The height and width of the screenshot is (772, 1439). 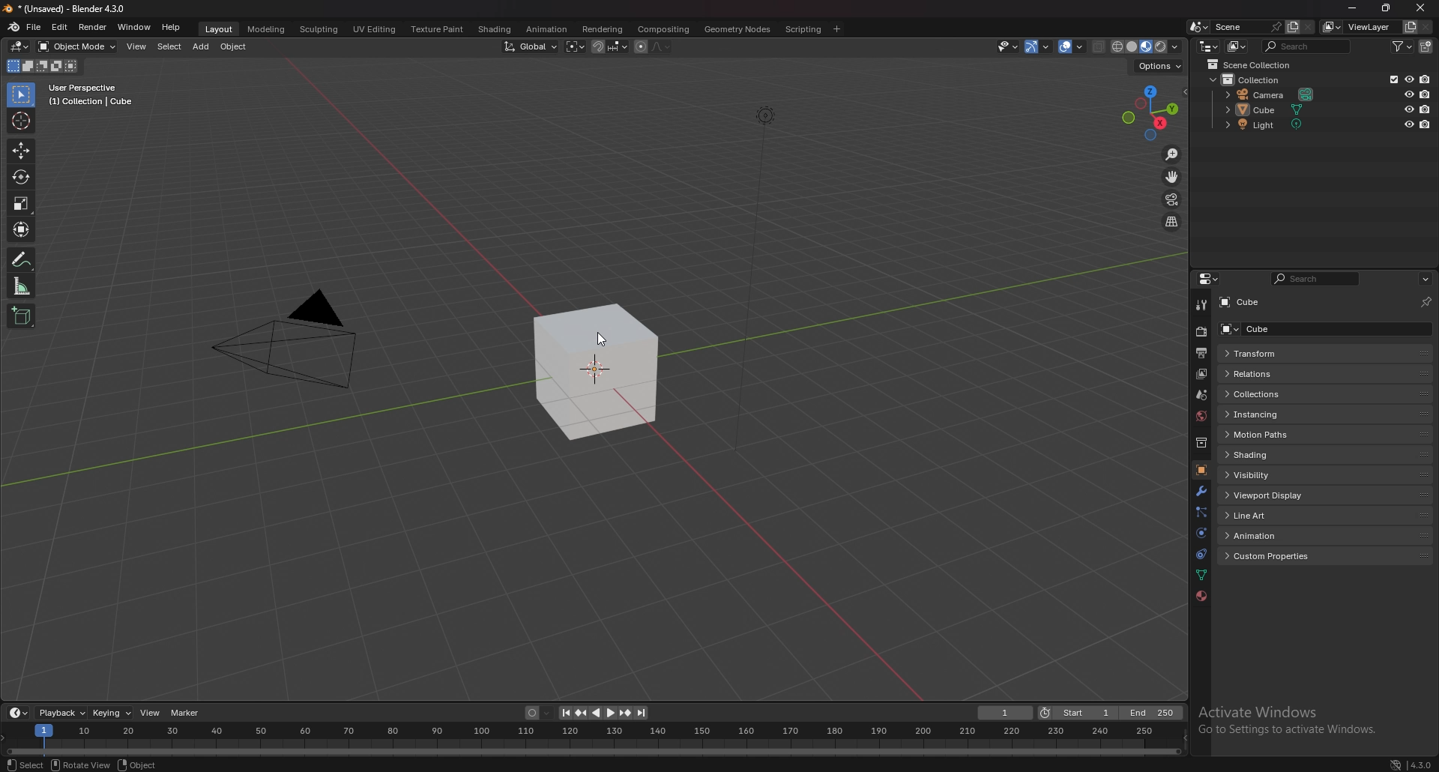 I want to click on shading, so click(x=494, y=29).